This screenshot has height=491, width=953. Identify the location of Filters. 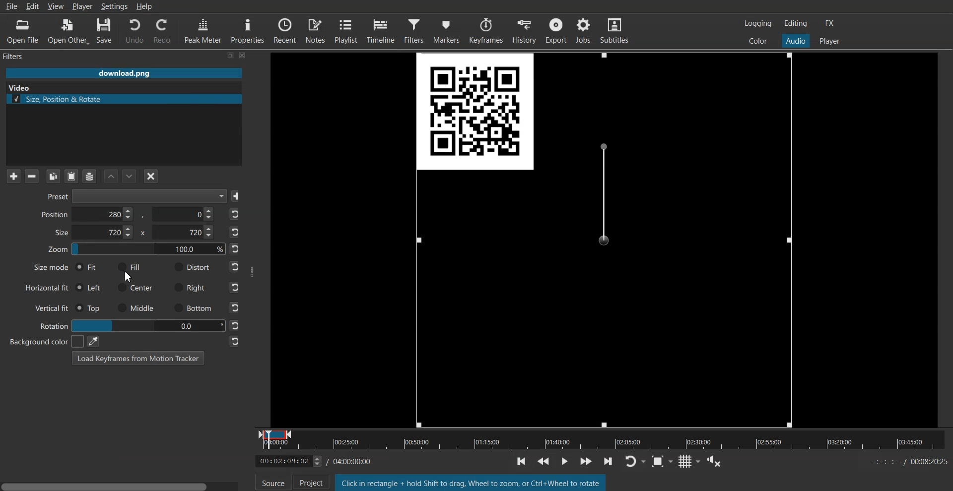
(415, 30).